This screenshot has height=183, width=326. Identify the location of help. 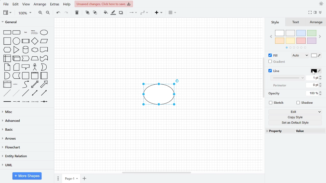
(67, 5).